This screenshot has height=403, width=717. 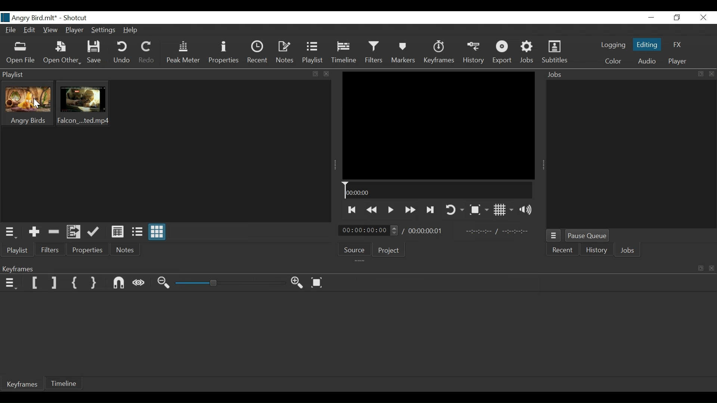 What do you see at coordinates (456, 209) in the screenshot?
I see `Toggle player looping` at bounding box center [456, 209].